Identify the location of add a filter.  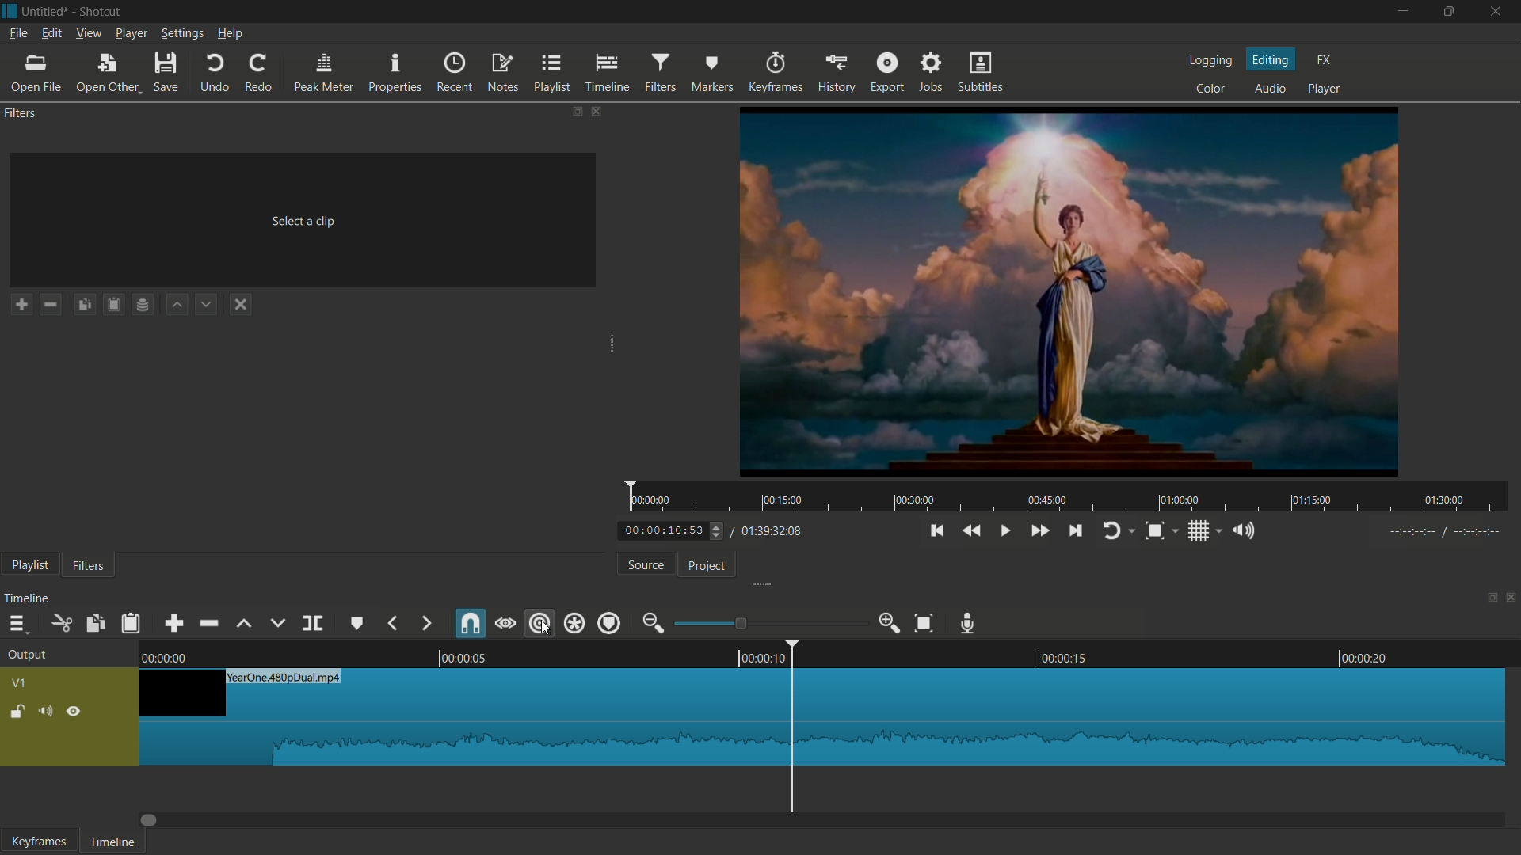
(20, 304).